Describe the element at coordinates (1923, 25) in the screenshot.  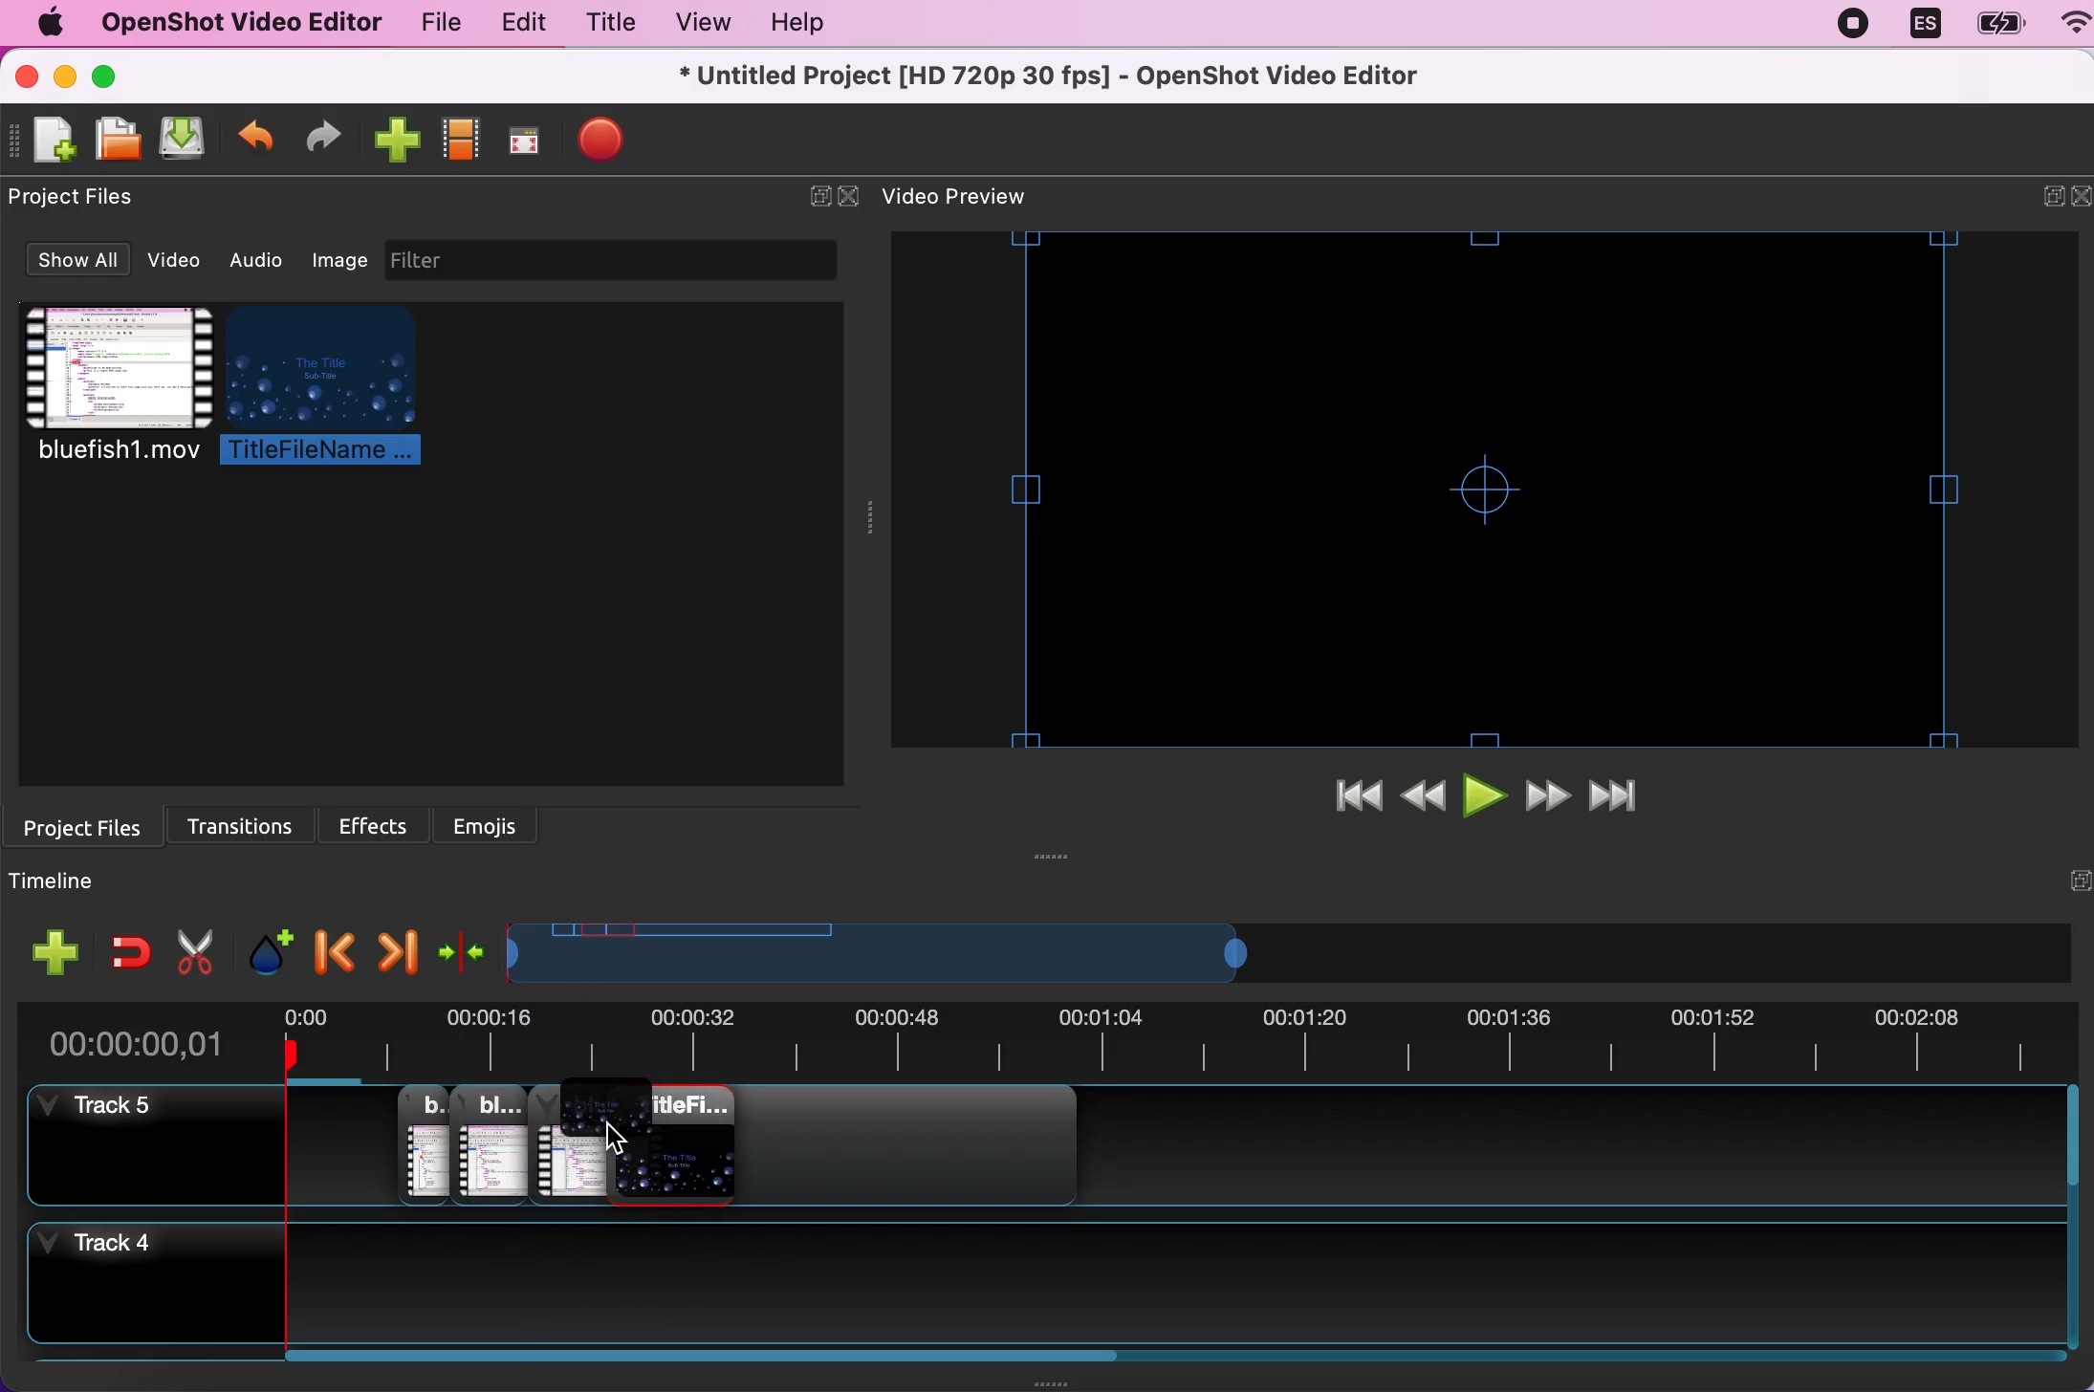
I see `language` at that location.